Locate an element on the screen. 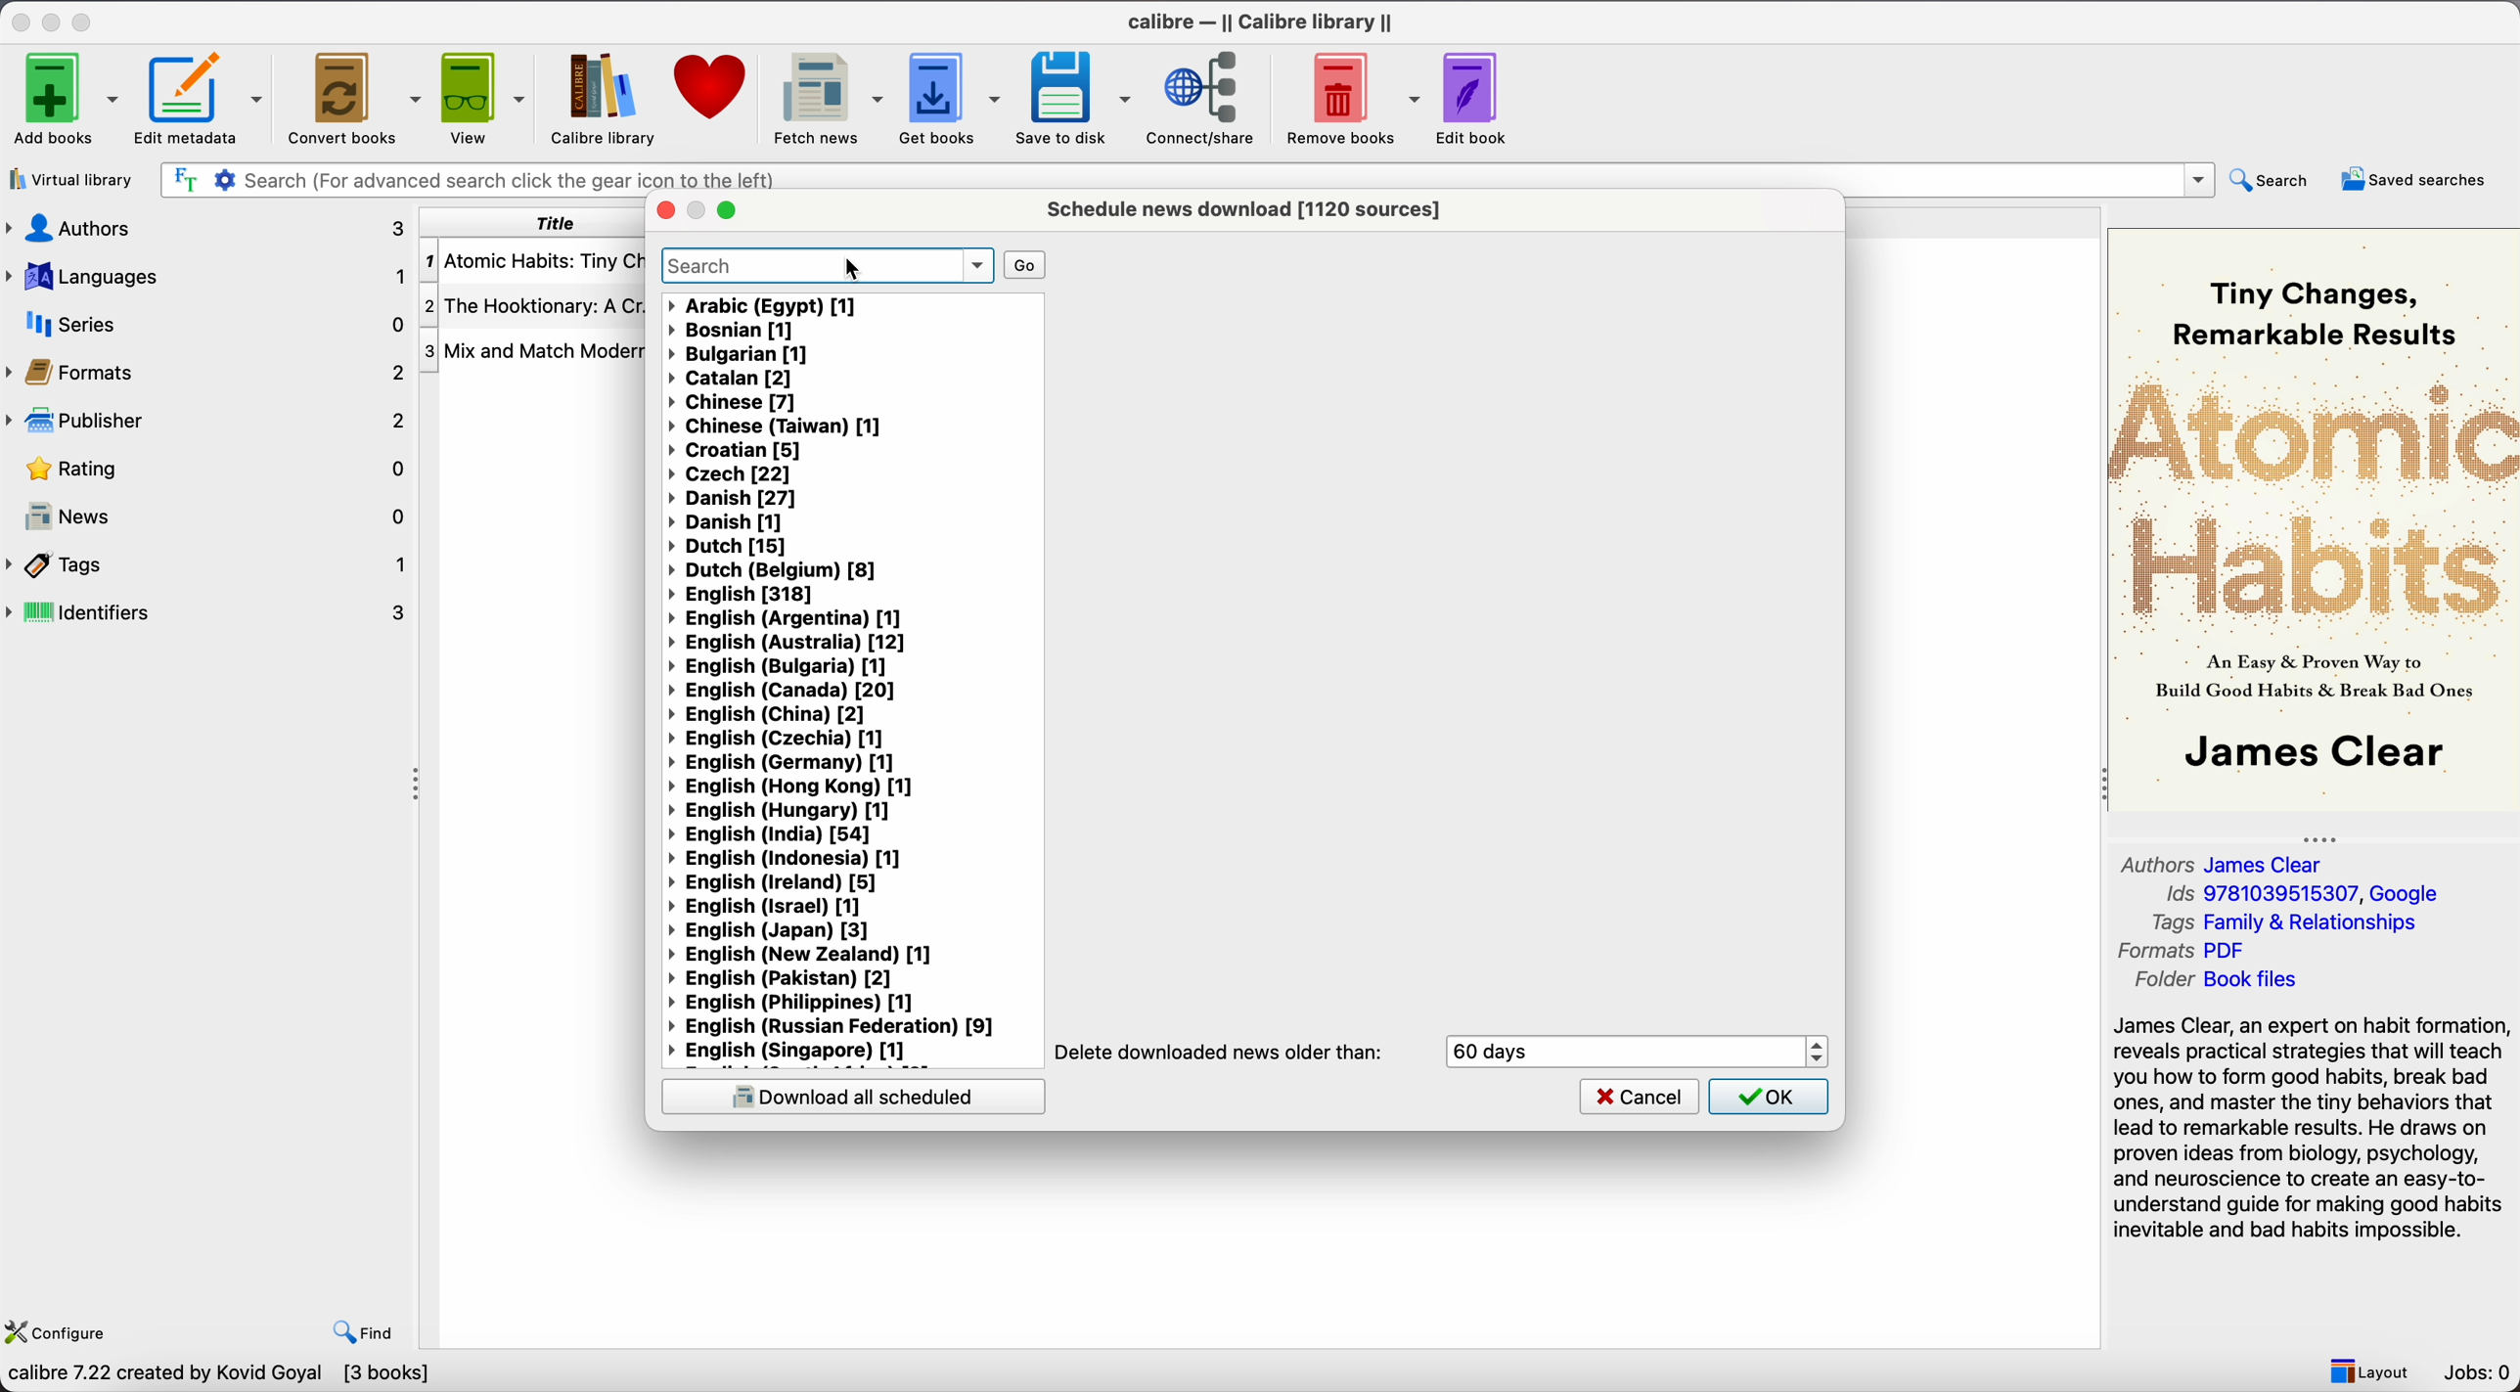 Image resolution: width=2520 pixels, height=1392 pixels. Ids 9781039515307, Google is located at coordinates (2309, 894).